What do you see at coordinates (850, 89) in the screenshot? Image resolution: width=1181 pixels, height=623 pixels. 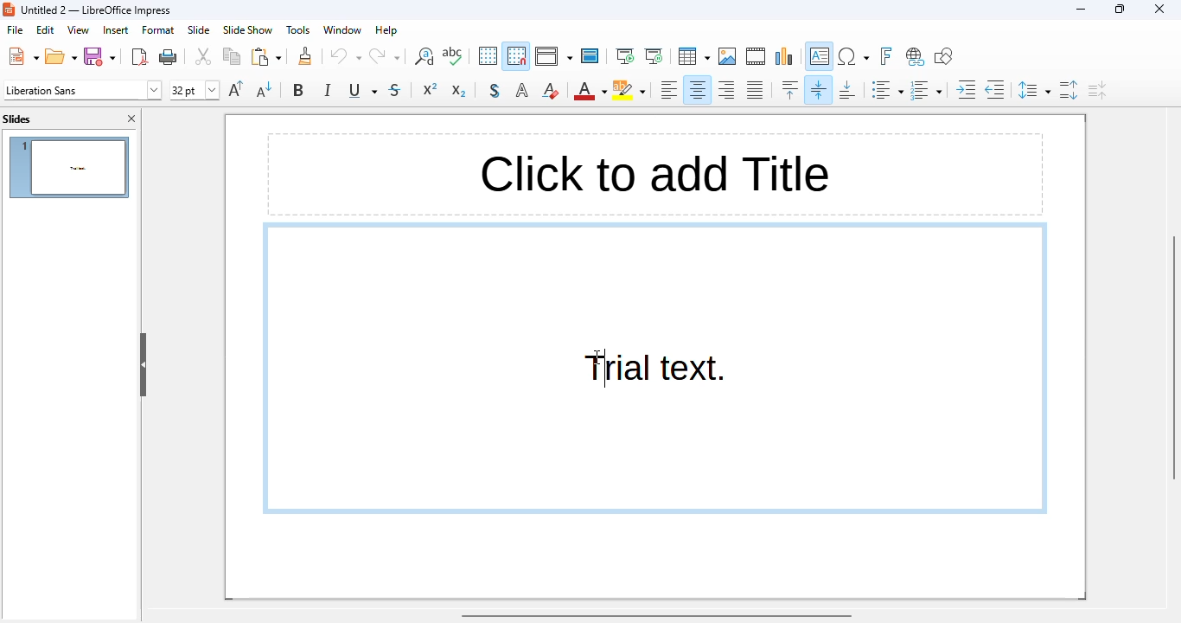 I see `align bottom` at bounding box center [850, 89].